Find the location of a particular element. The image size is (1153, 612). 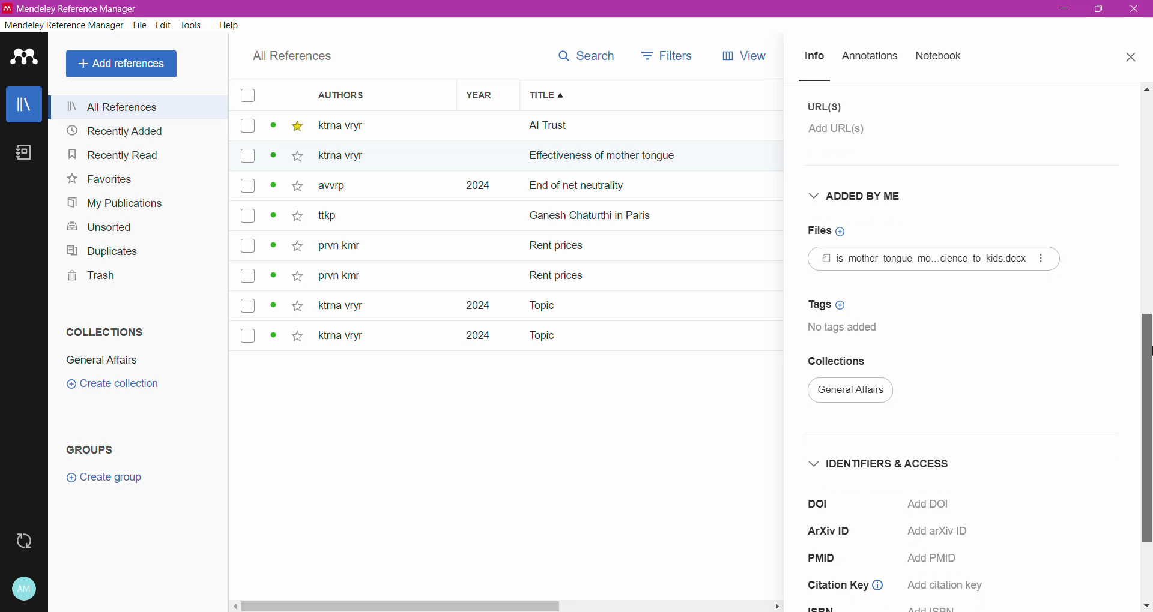

 is located at coordinates (349, 156).